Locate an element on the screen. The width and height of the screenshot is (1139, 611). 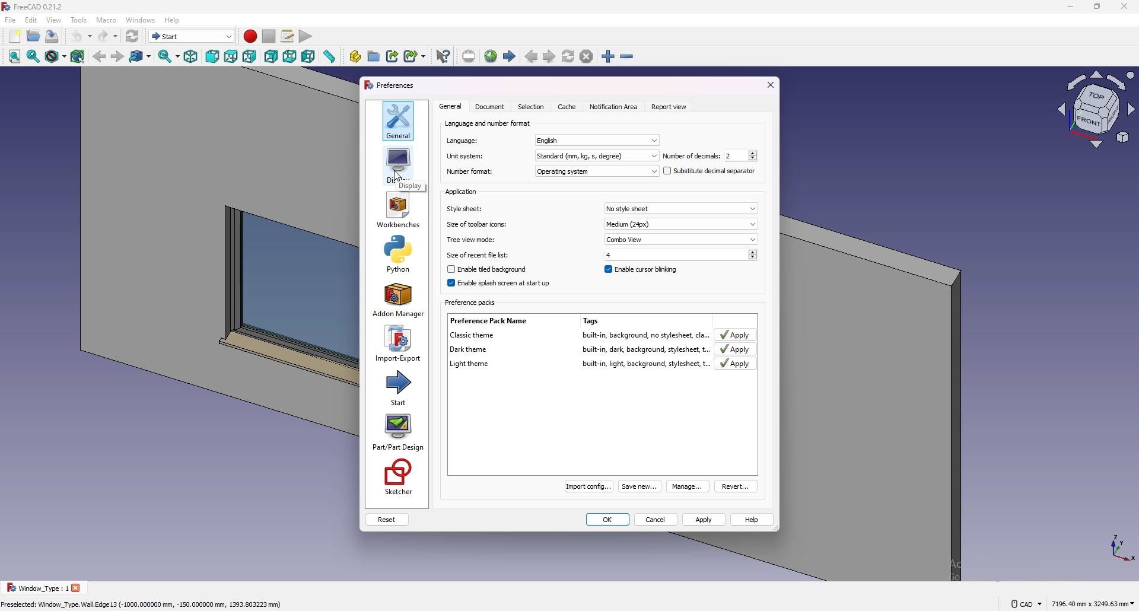
No style sheet  is located at coordinates (680, 209).